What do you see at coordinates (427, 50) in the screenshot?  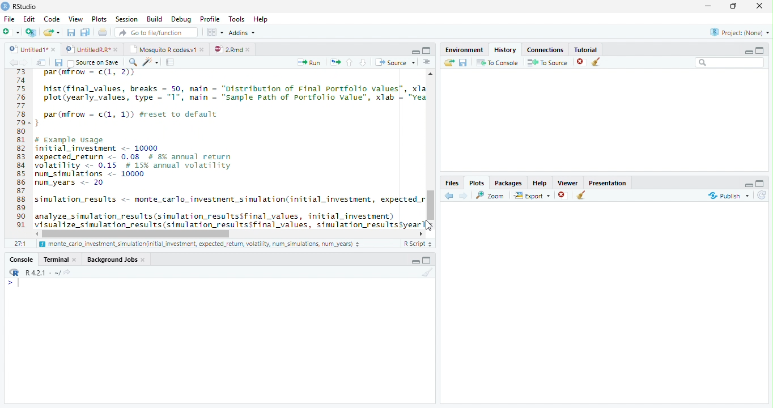 I see `Full Height` at bounding box center [427, 50].